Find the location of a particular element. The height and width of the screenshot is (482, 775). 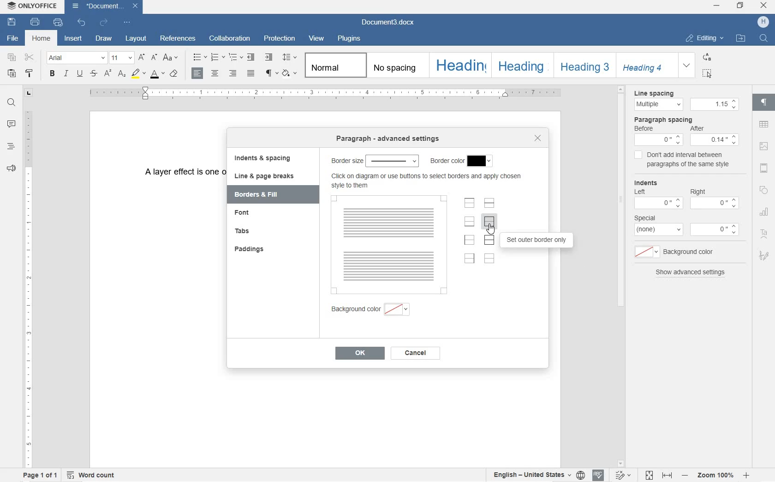

CLEAR STYLE is located at coordinates (174, 74).